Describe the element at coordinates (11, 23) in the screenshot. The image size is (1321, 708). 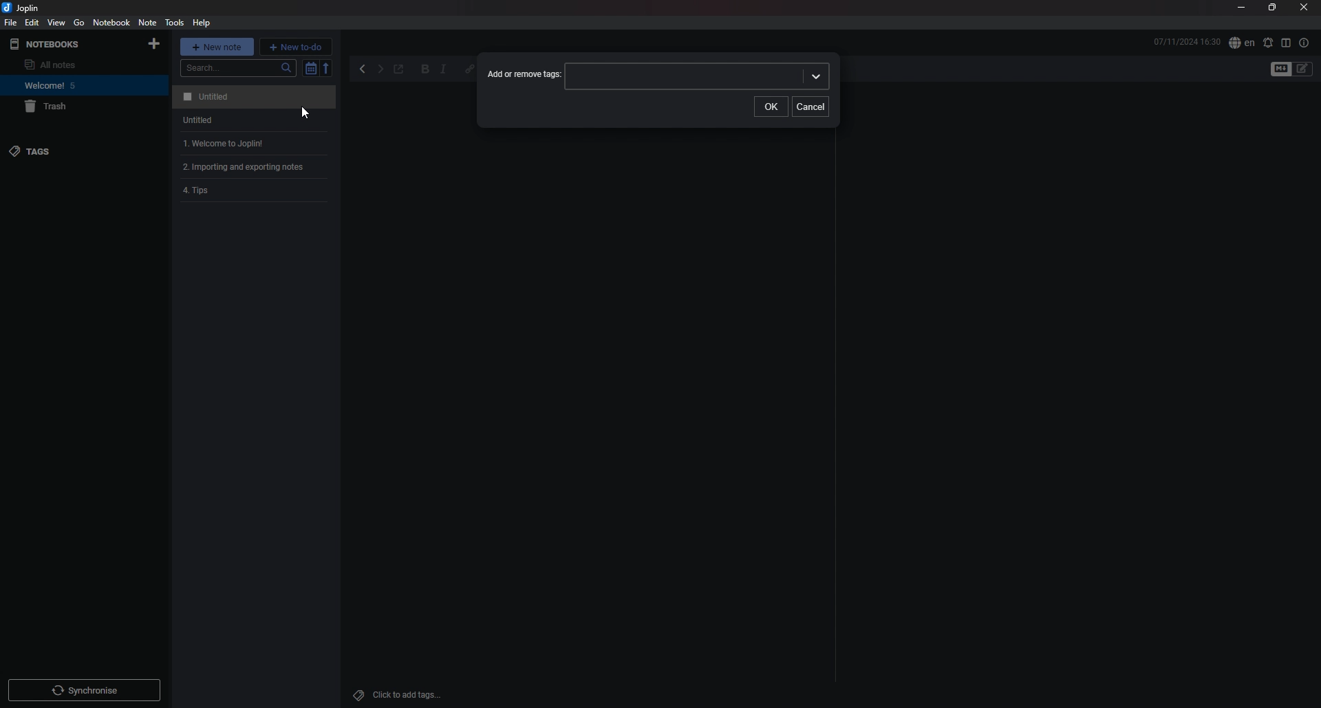
I see `file` at that location.